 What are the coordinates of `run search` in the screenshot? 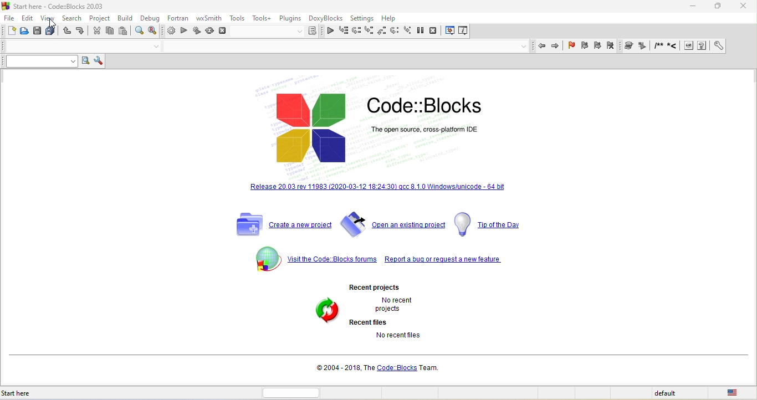 It's located at (86, 61).